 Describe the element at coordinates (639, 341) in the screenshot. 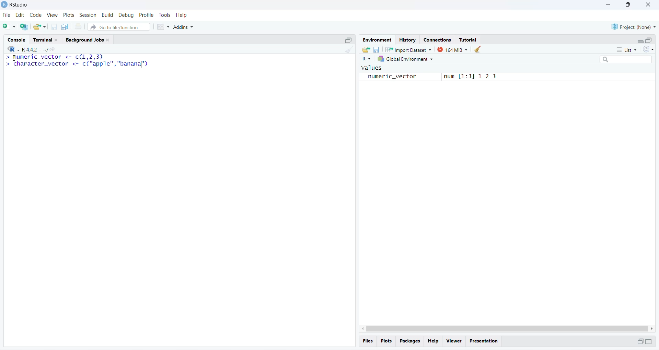

I see `minimize` at that location.